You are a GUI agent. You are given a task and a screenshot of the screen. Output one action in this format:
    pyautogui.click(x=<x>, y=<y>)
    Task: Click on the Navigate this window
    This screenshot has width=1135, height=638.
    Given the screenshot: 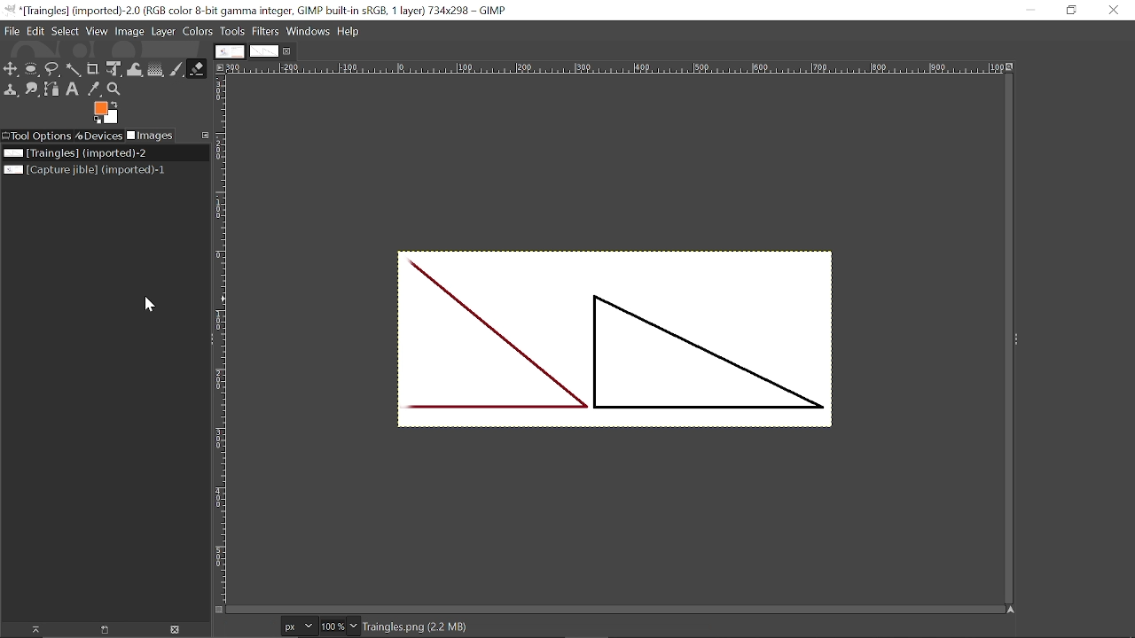 What is the action you would take?
    pyautogui.click(x=1012, y=610)
    